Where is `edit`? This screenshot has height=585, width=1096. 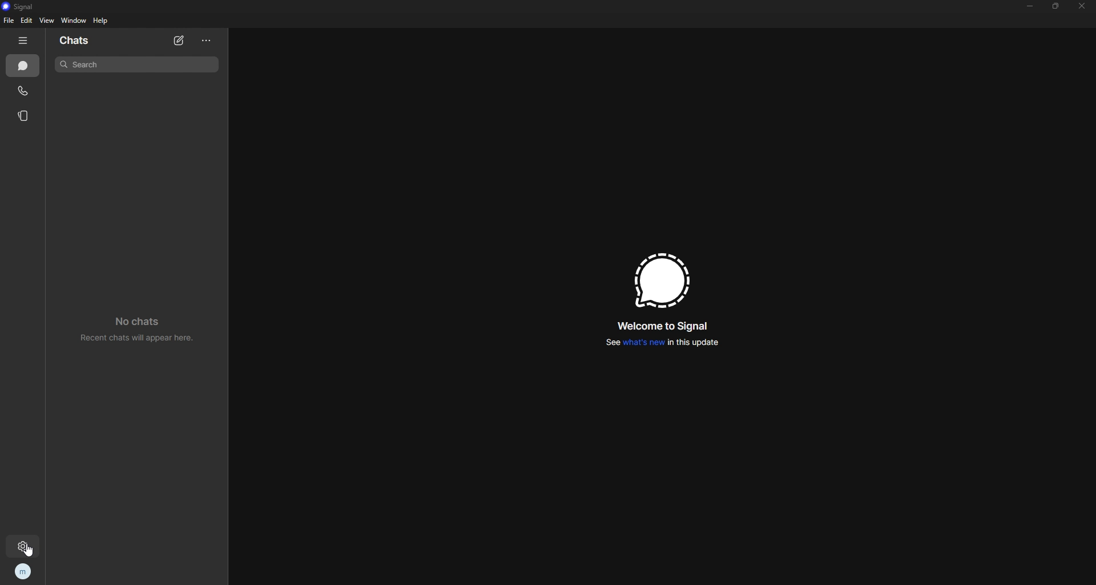
edit is located at coordinates (27, 21).